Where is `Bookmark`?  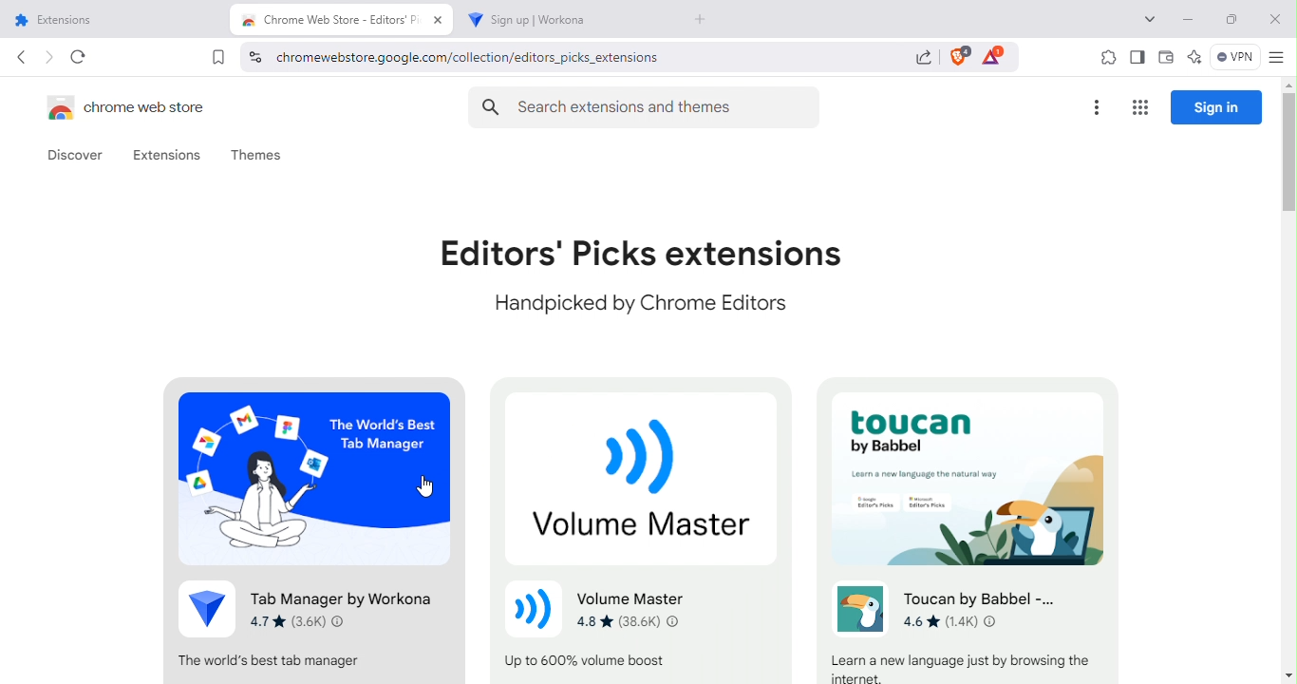 Bookmark is located at coordinates (218, 57).